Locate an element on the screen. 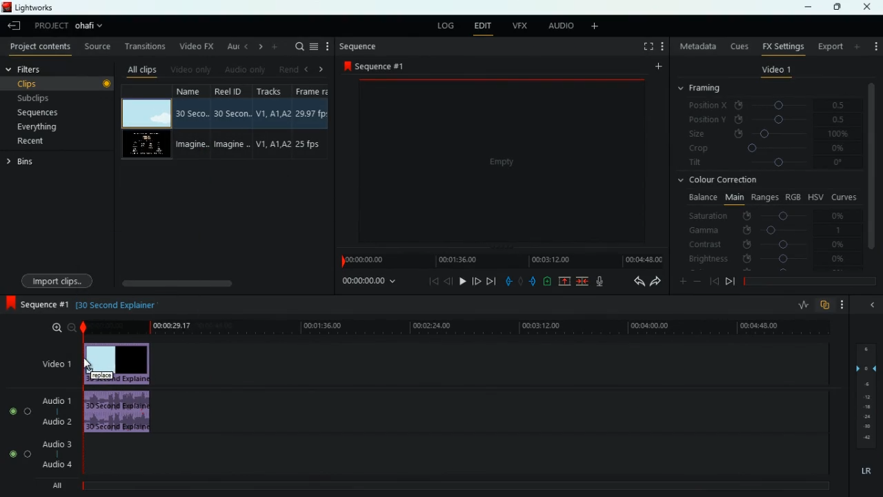  tracks is located at coordinates (270, 90).